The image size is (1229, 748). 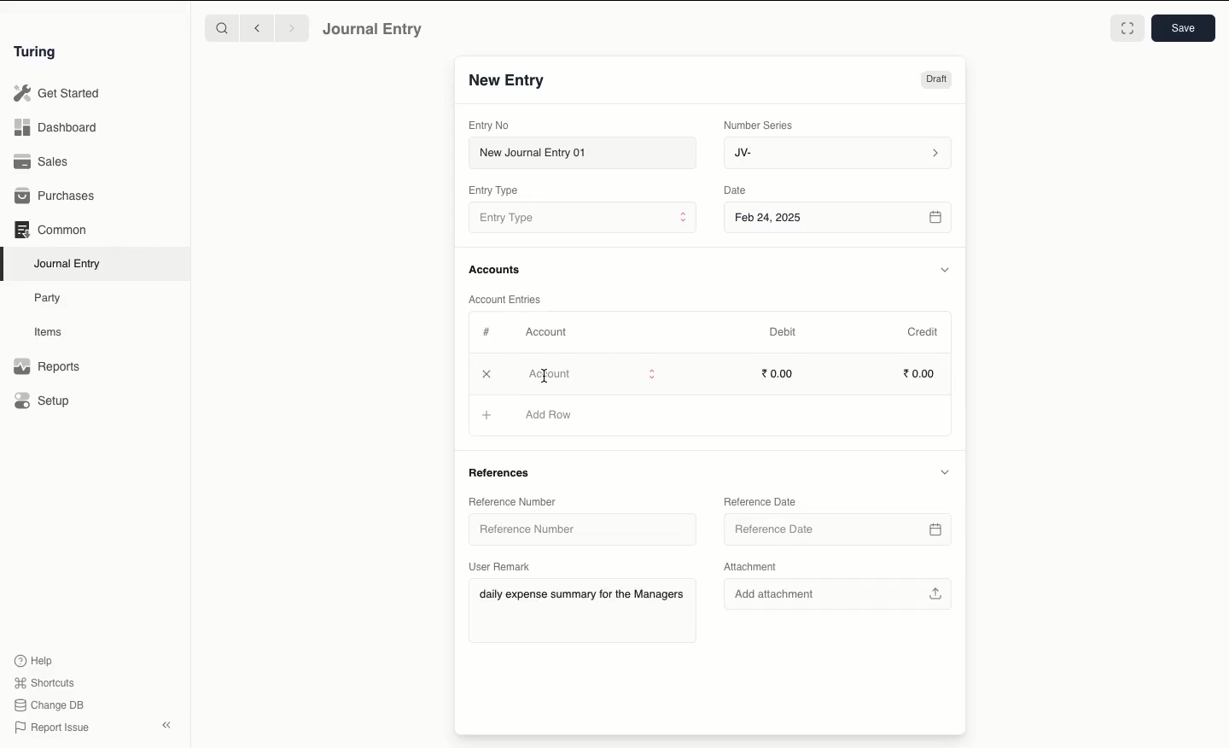 What do you see at coordinates (839, 154) in the screenshot?
I see `JV-` at bounding box center [839, 154].